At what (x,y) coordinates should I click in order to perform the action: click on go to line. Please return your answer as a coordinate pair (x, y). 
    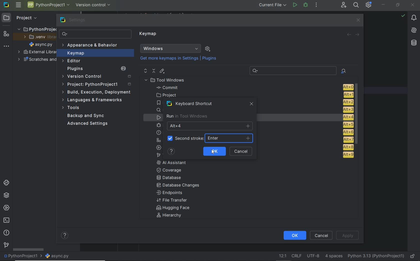
    Looking at the image, I should click on (282, 256).